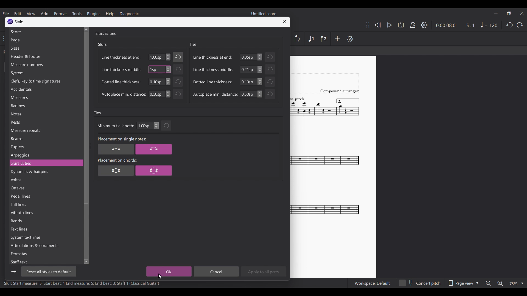  Describe the element at coordinates (45, 147) in the screenshot. I see `Tuplets` at that location.